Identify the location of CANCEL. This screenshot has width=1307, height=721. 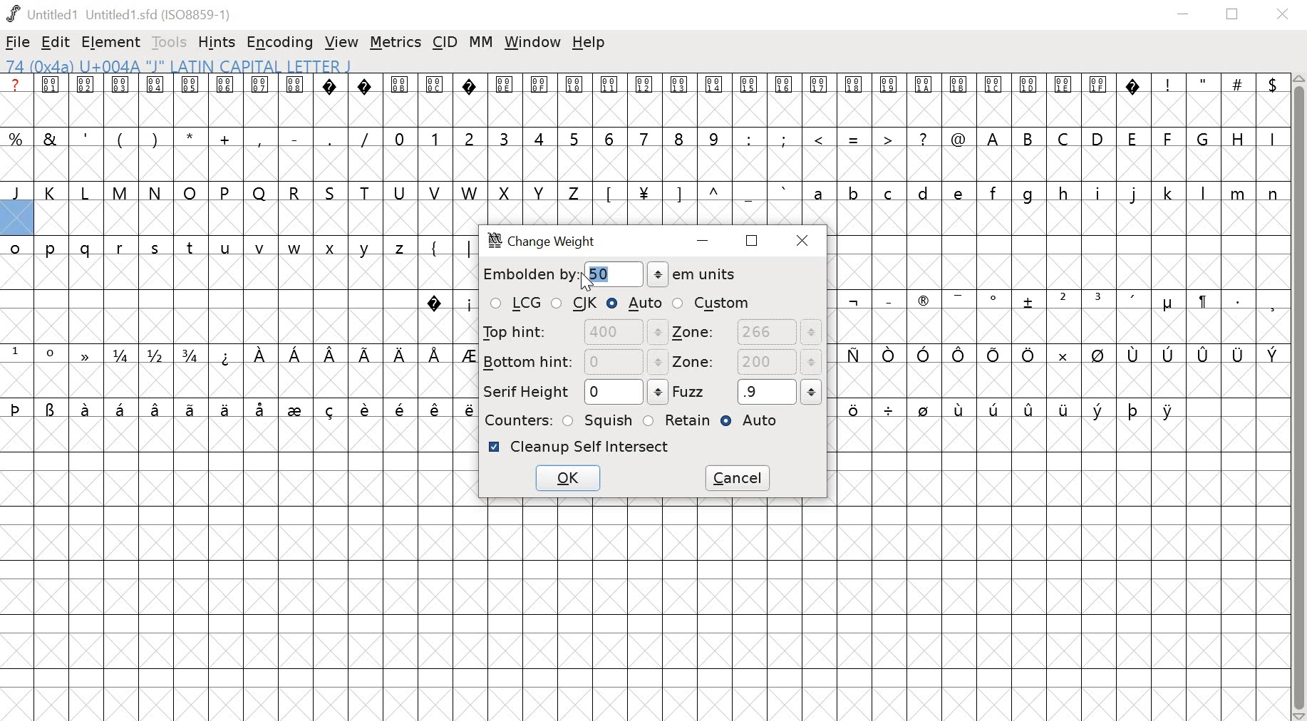
(740, 478).